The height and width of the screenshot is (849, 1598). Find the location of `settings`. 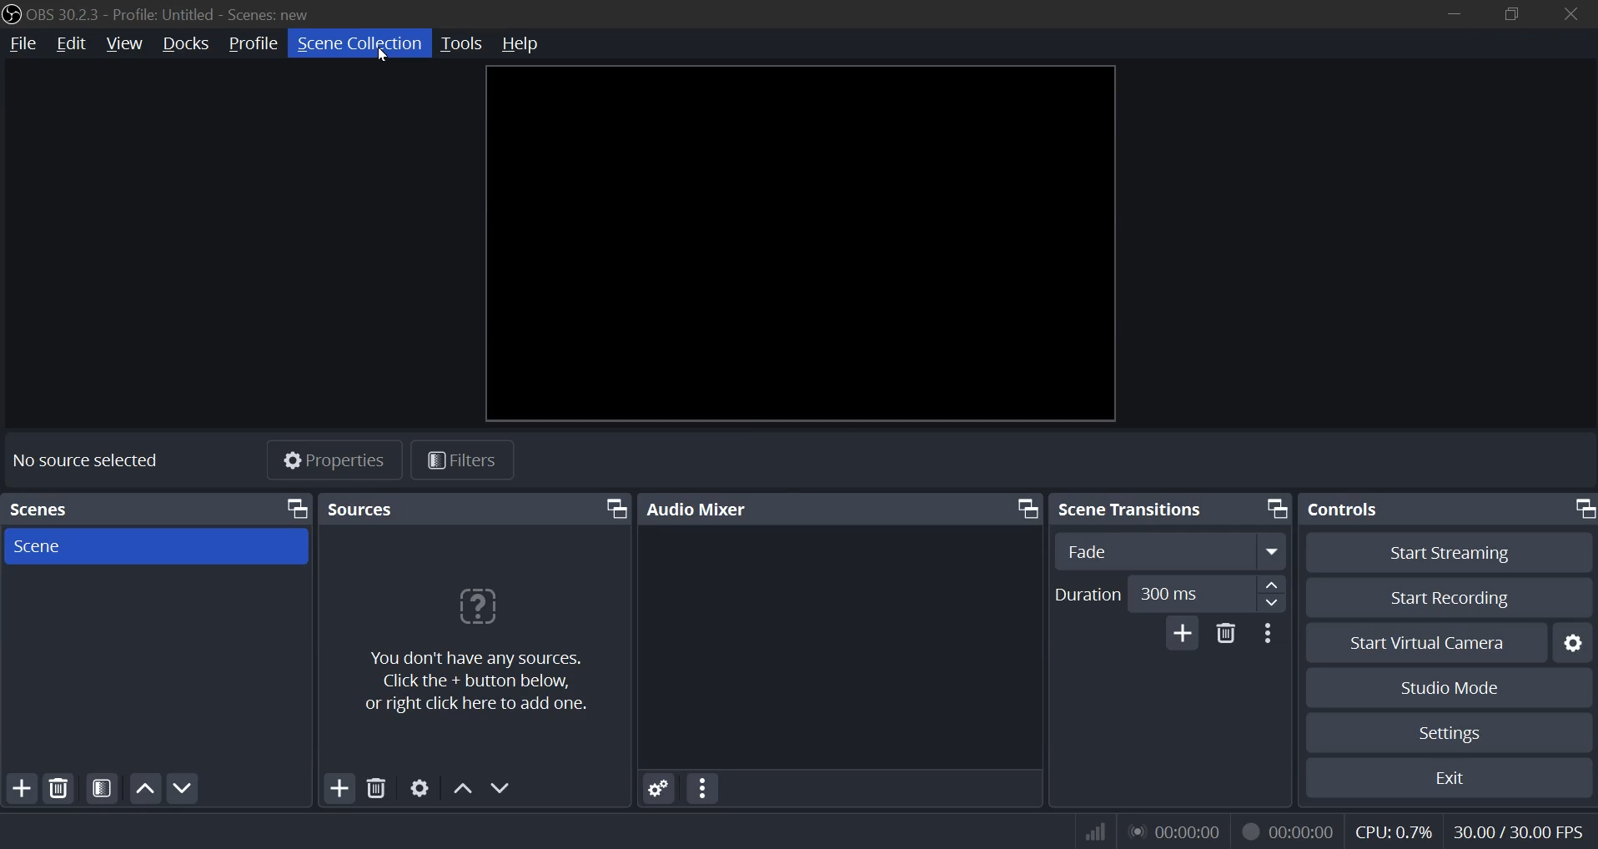

settings is located at coordinates (417, 789).